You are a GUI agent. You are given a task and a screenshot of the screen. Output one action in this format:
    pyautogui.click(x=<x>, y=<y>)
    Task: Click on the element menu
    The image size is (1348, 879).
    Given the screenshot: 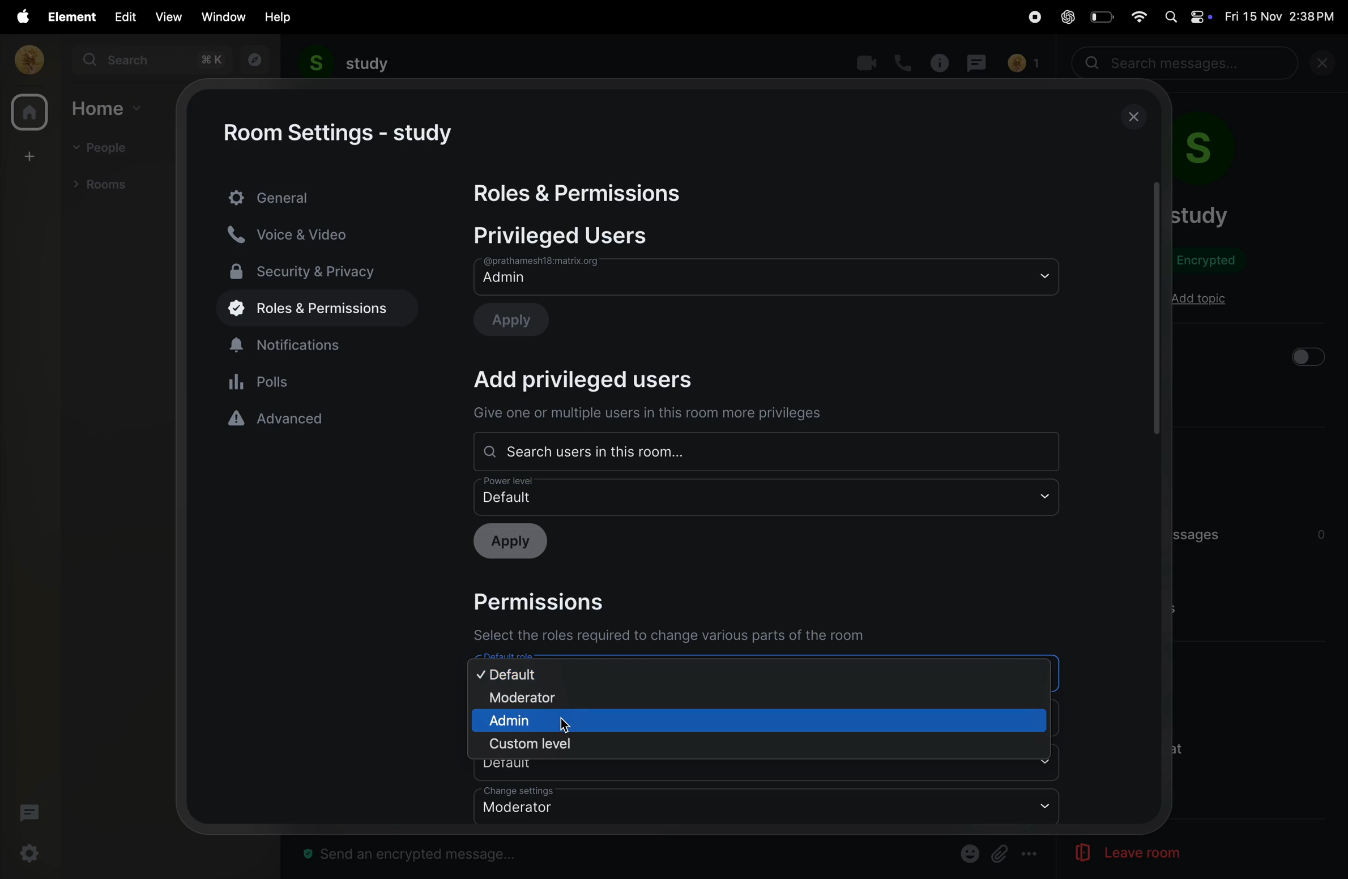 What is the action you would take?
    pyautogui.click(x=69, y=16)
    